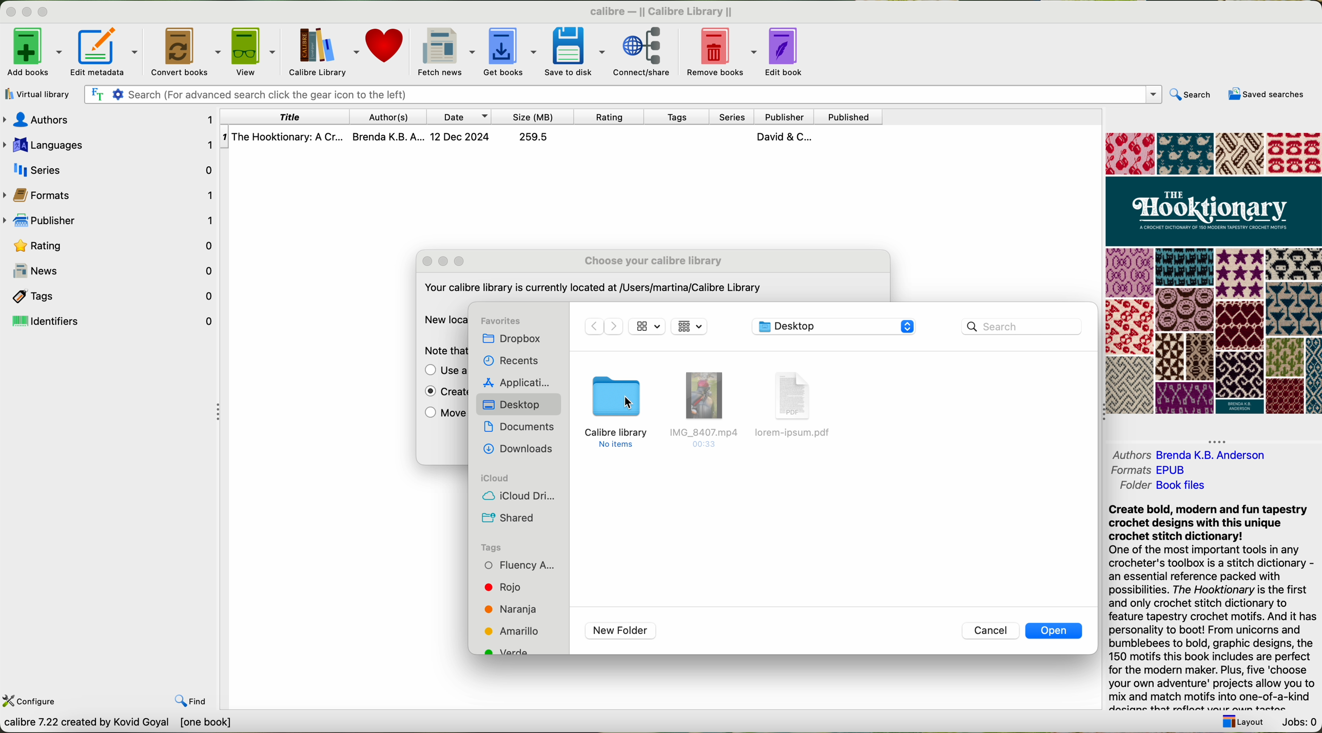 This screenshot has height=733, width=1322. I want to click on search bar, so click(648, 93).